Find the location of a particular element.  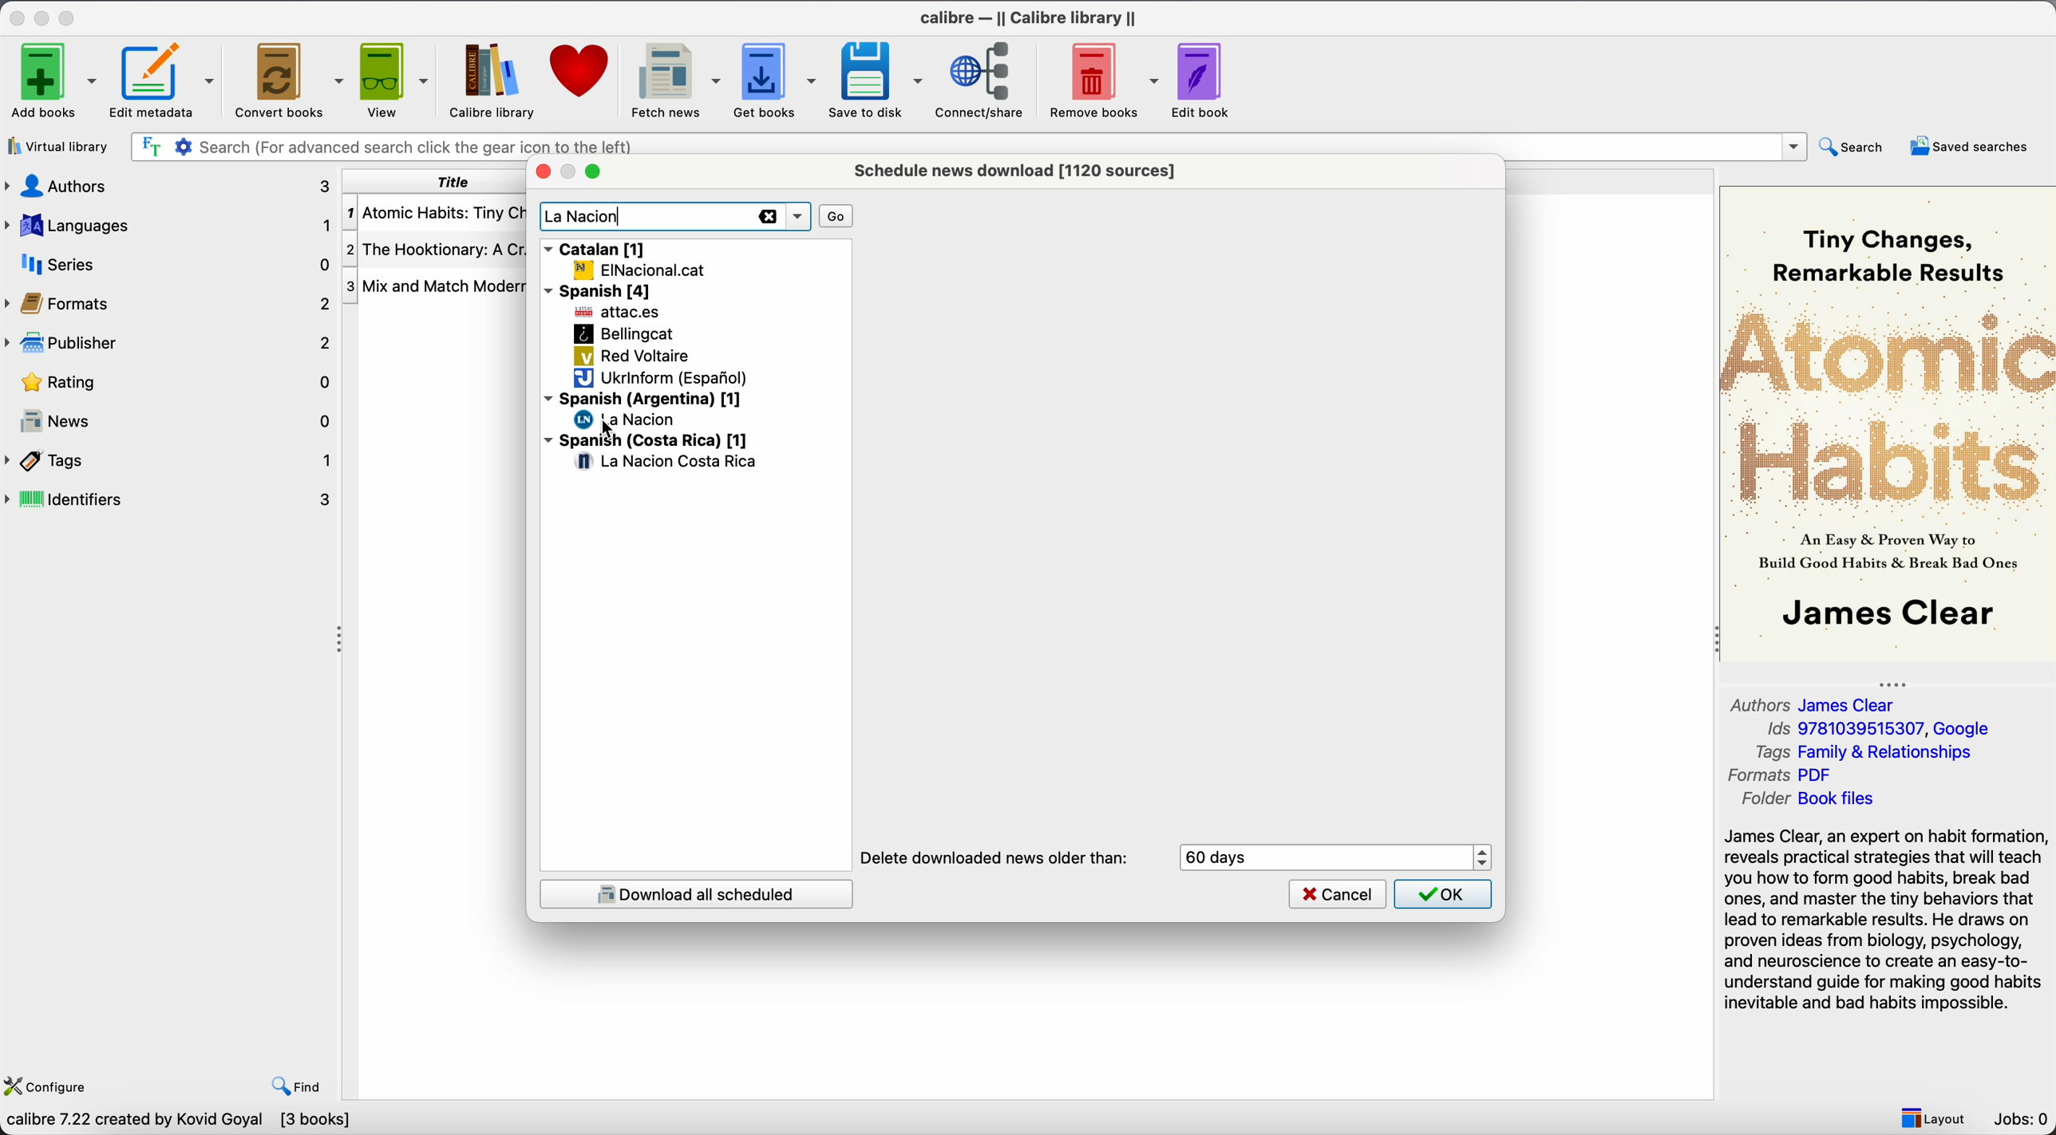

Jobs: 0 is located at coordinates (2022, 1119).